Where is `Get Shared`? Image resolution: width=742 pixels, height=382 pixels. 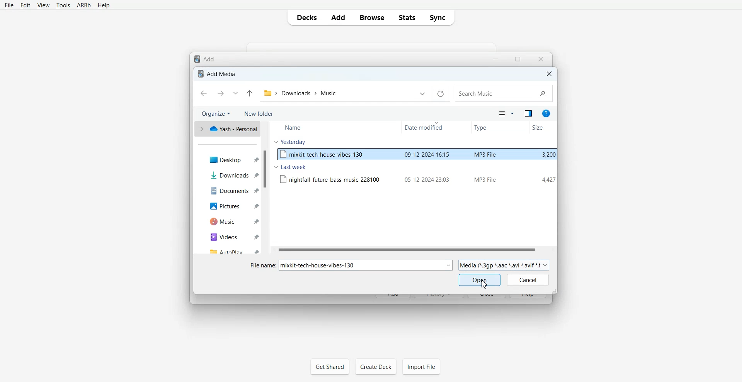 Get Shared is located at coordinates (330, 367).